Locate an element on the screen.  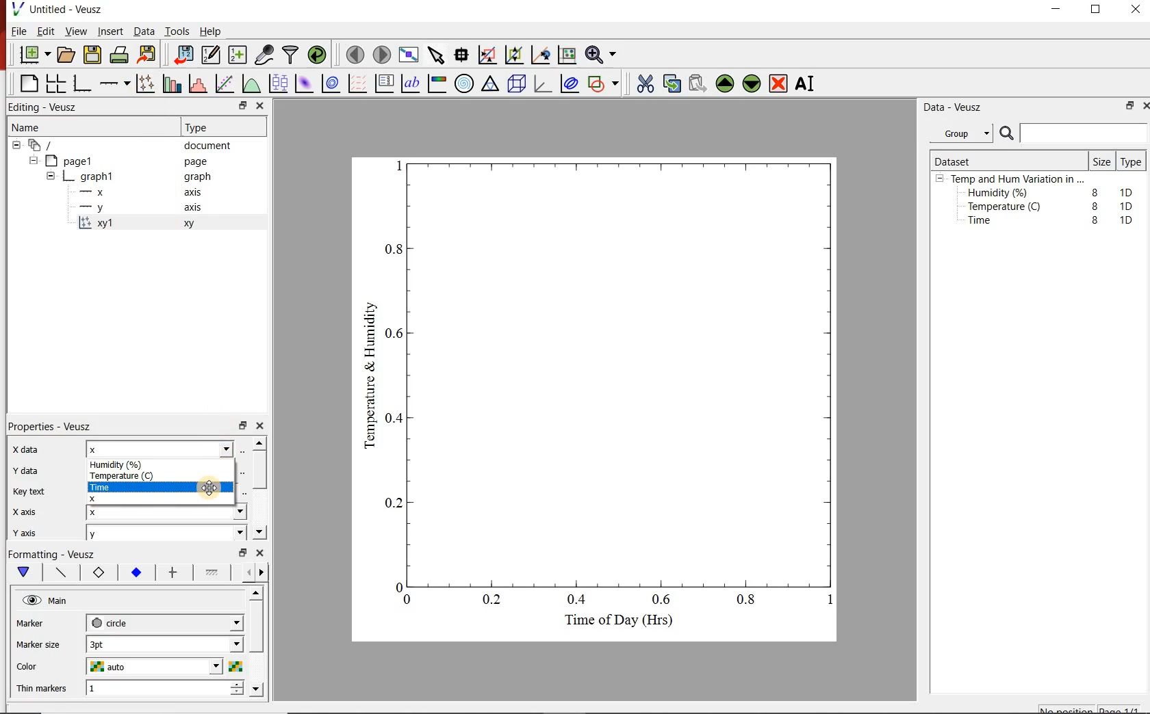
y is located at coordinates (112, 535).